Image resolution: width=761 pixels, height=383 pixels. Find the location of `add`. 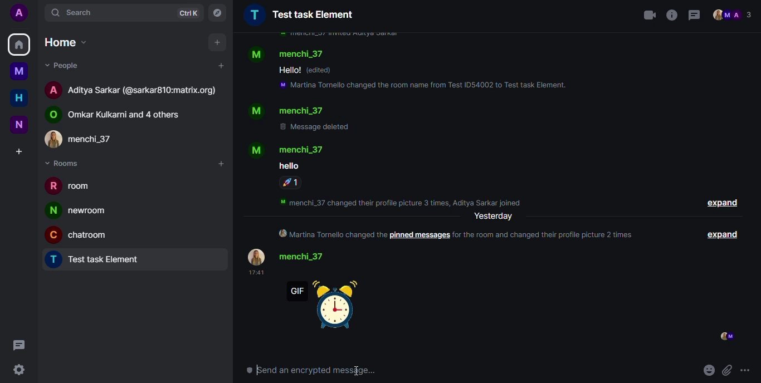

add is located at coordinates (220, 66).